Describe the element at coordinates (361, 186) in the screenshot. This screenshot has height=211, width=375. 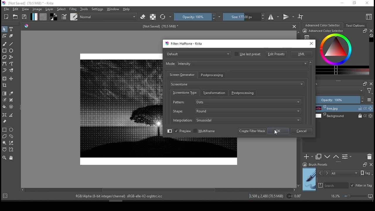
I see `filter in tag on/off` at that location.